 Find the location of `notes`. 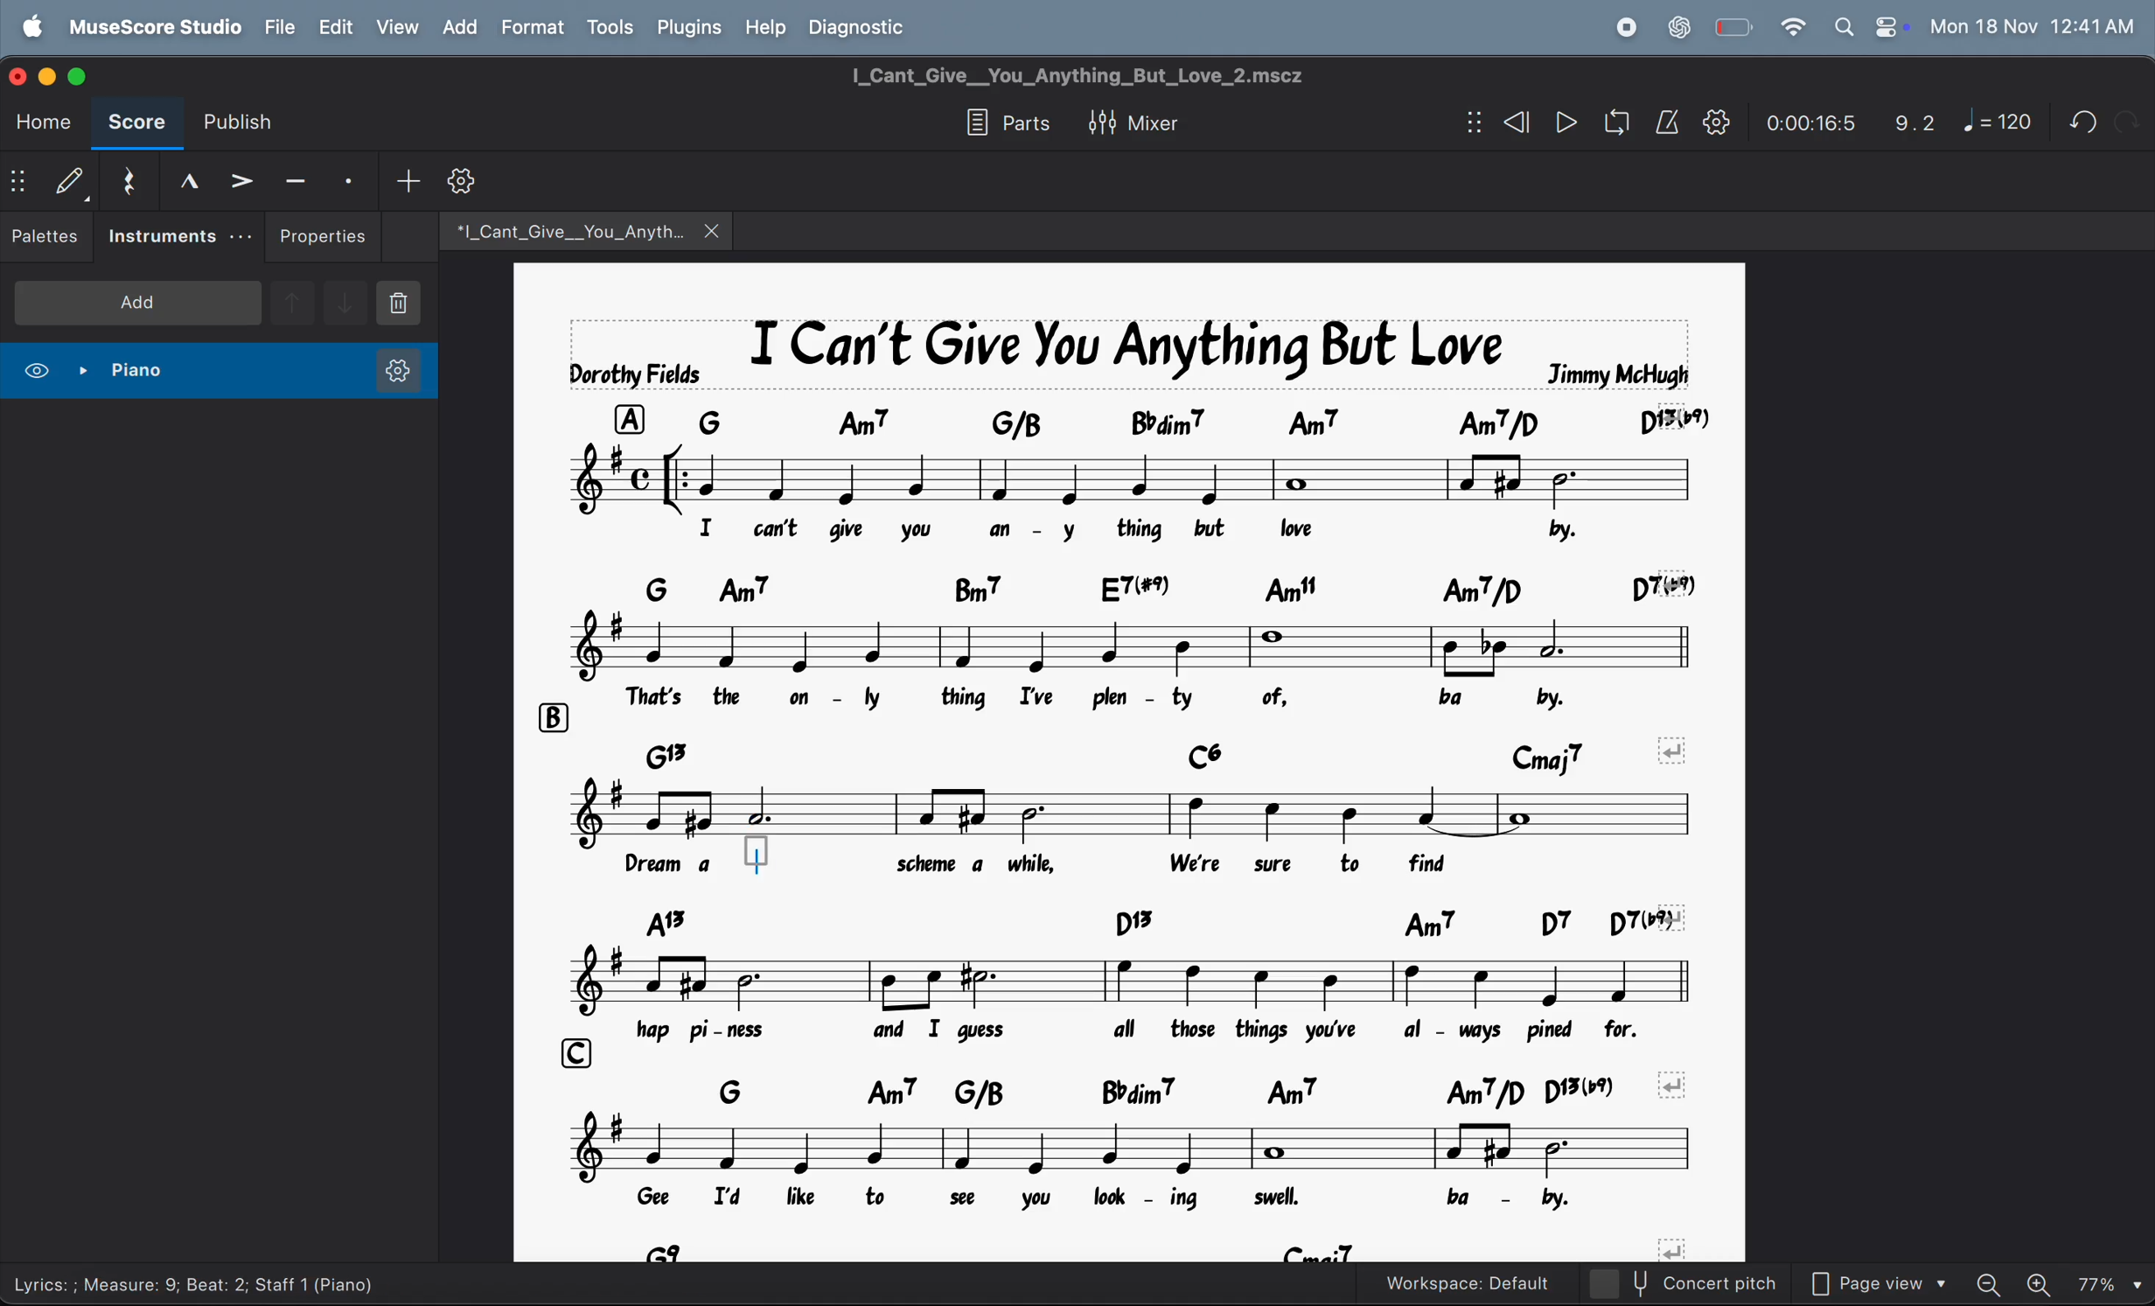

notes is located at coordinates (1109, 645).